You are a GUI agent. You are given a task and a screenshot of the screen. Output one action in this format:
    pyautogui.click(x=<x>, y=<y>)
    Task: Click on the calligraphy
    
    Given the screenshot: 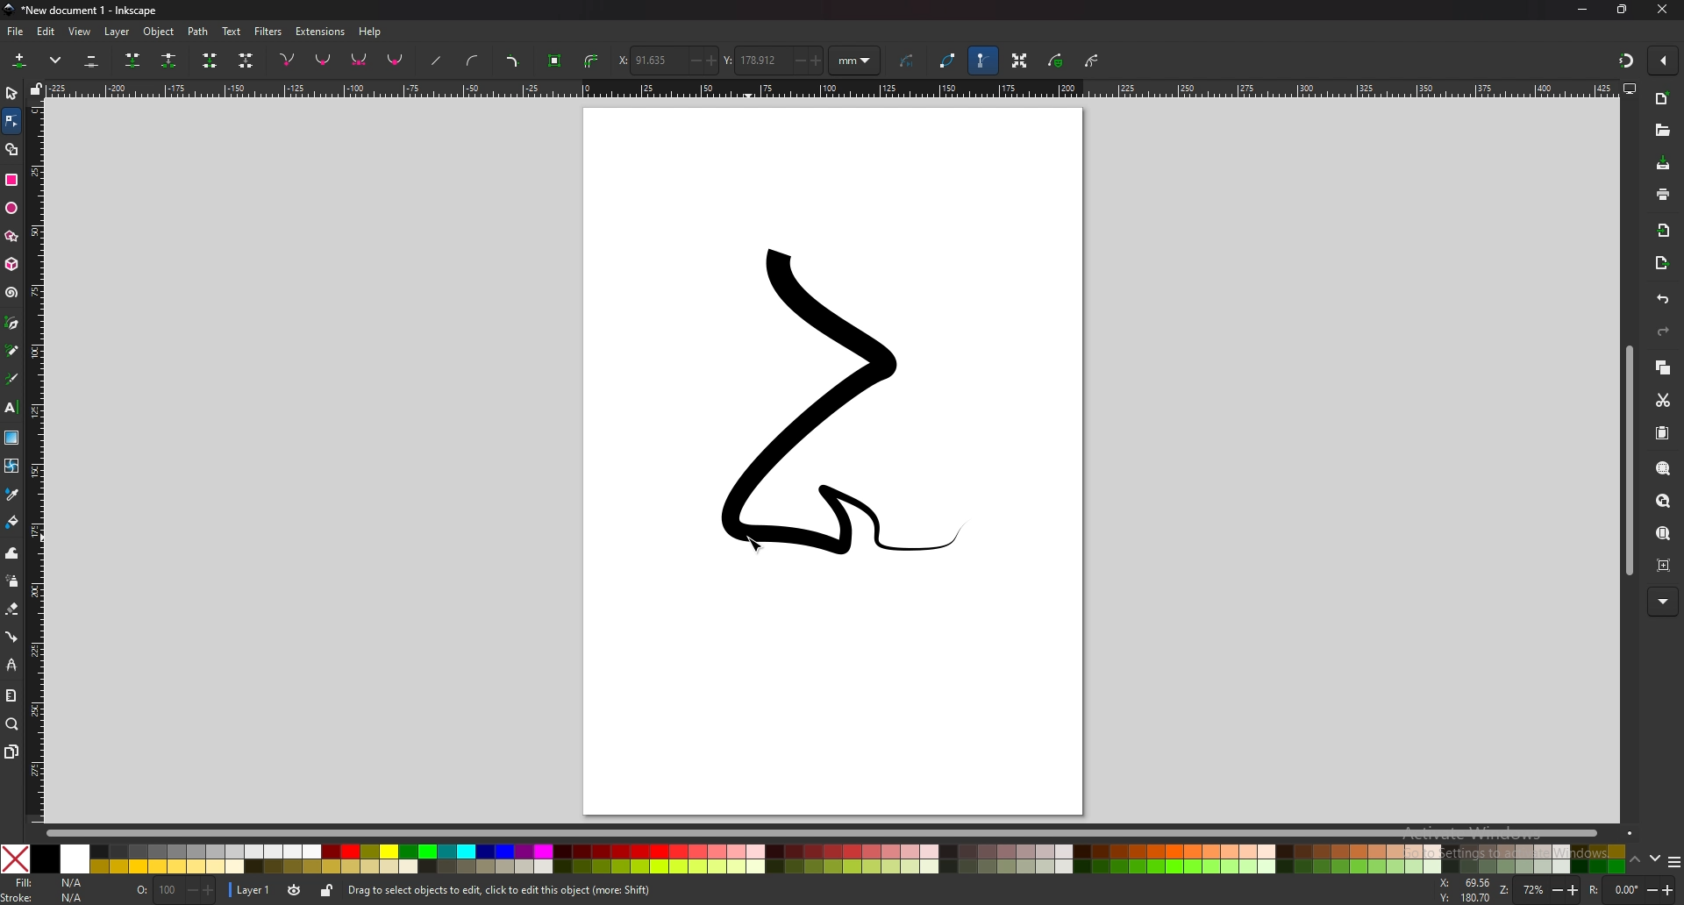 What is the action you would take?
    pyautogui.click(x=12, y=378)
    